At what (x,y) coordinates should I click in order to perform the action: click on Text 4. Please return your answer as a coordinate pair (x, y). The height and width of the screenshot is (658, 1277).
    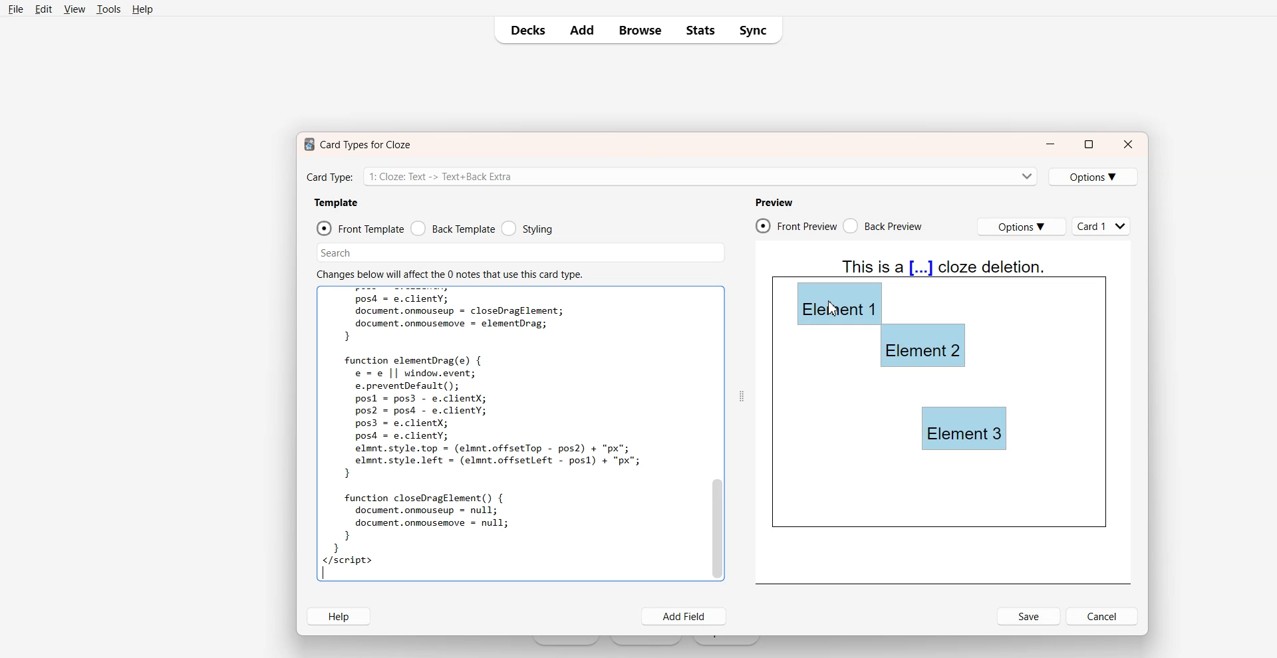
    Looking at the image, I should click on (944, 267).